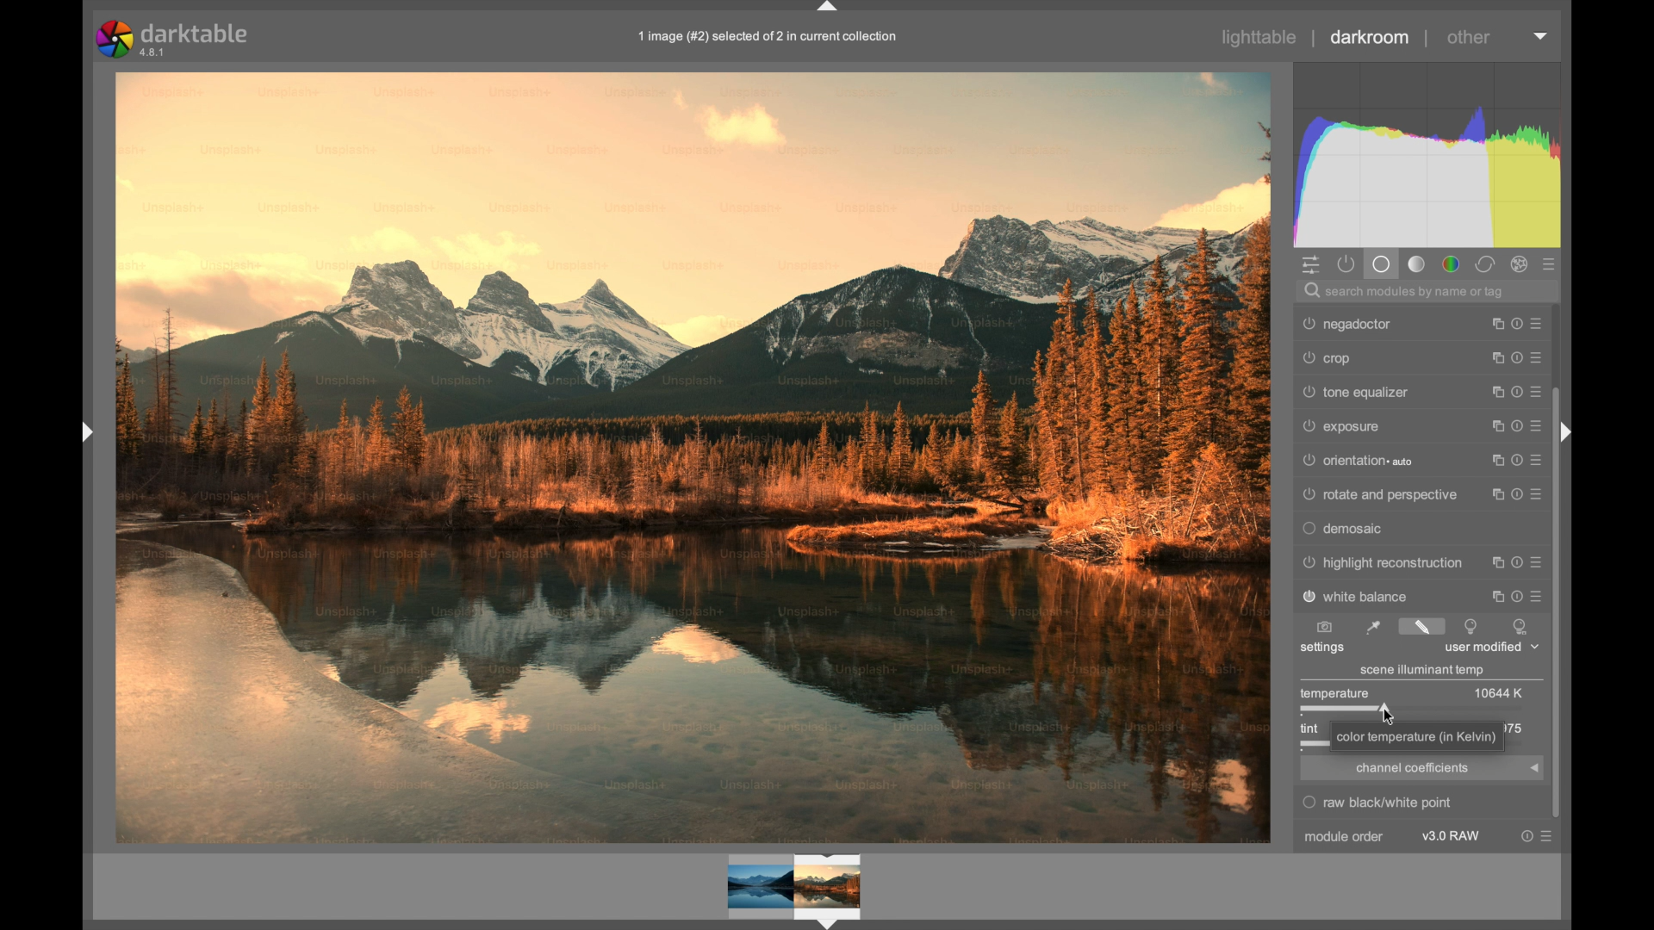 Image resolution: width=1654 pixels, height=930 pixels. I want to click on instance, so click(1495, 456).